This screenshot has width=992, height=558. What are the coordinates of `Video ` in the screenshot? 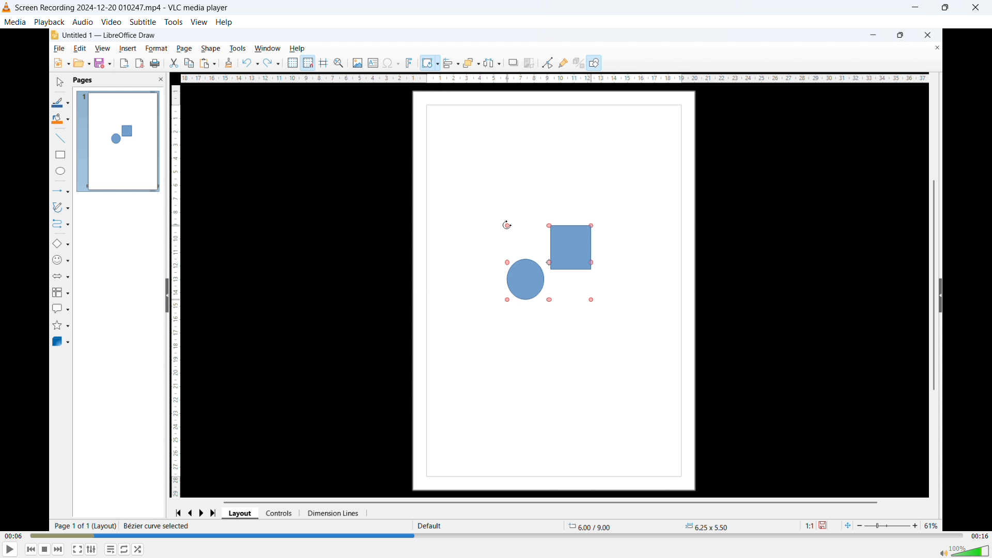 It's located at (111, 22).